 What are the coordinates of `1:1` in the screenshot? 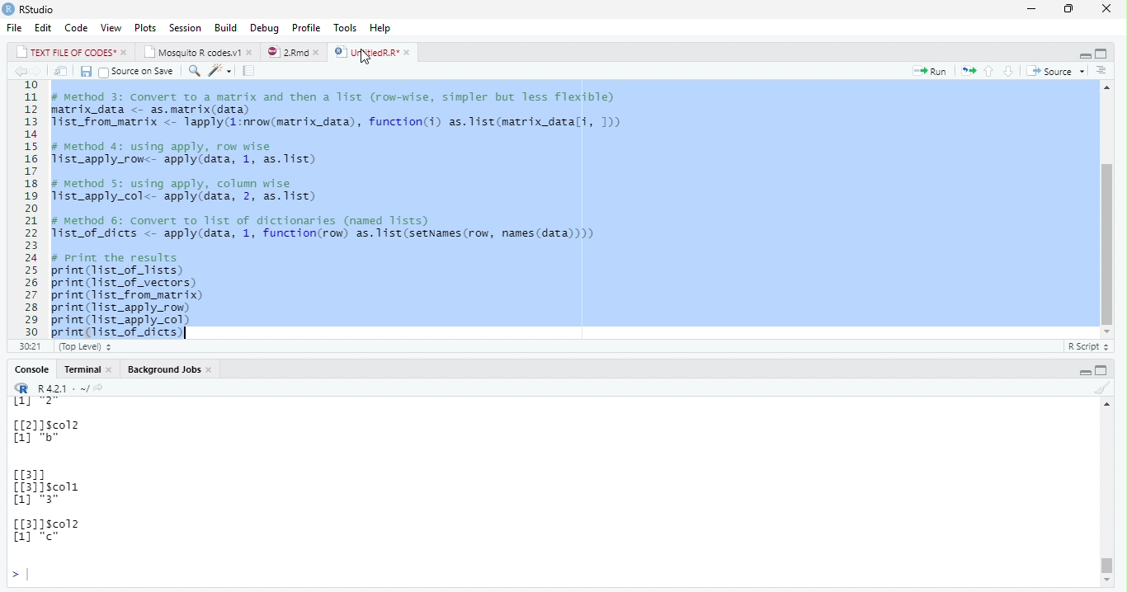 It's located at (28, 345).